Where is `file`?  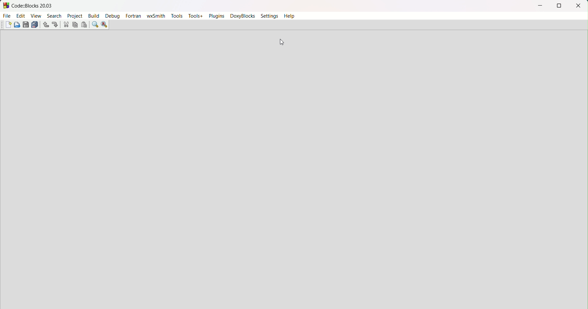
file is located at coordinates (7, 16).